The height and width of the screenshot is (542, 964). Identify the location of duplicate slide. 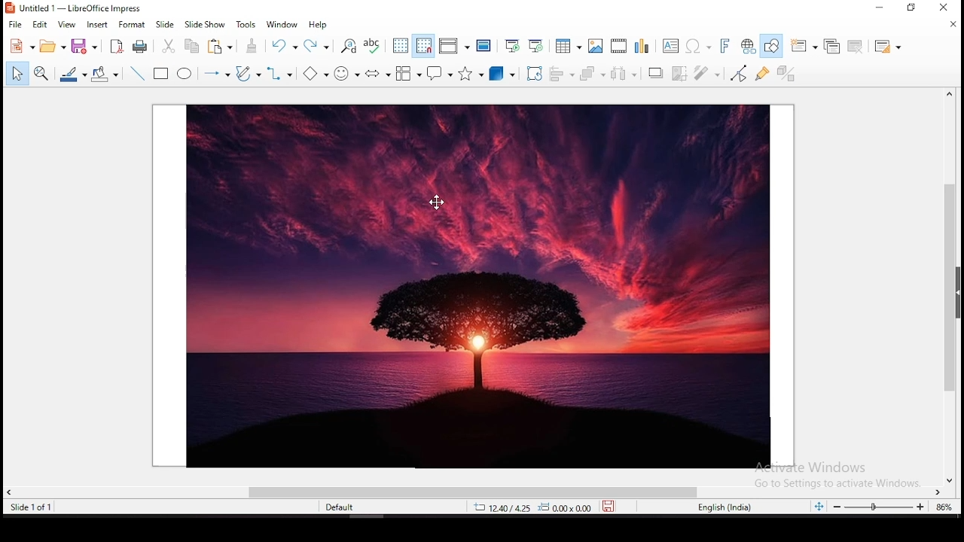
(830, 45).